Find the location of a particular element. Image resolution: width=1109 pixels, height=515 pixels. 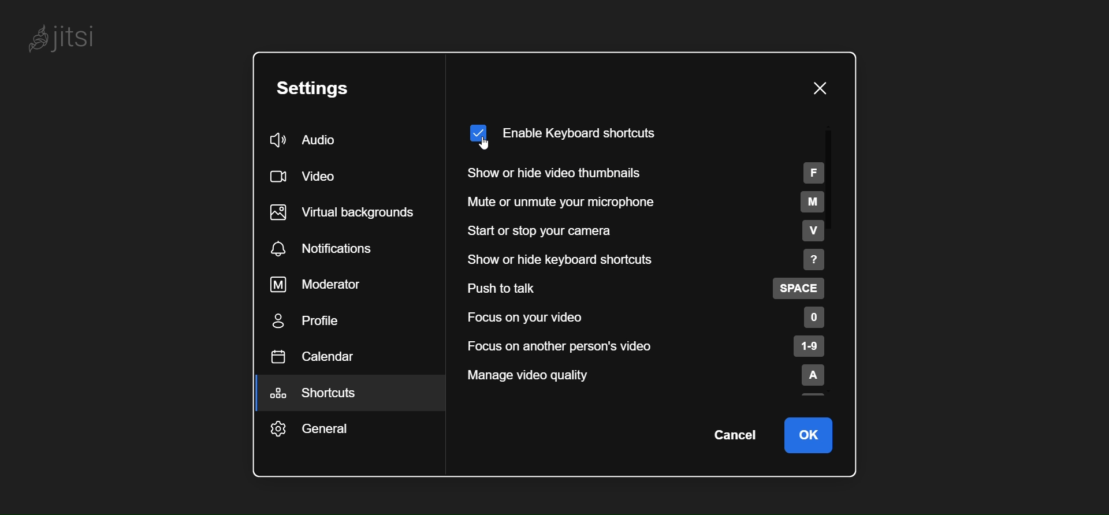

push to talk is located at coordinates (637, 289).